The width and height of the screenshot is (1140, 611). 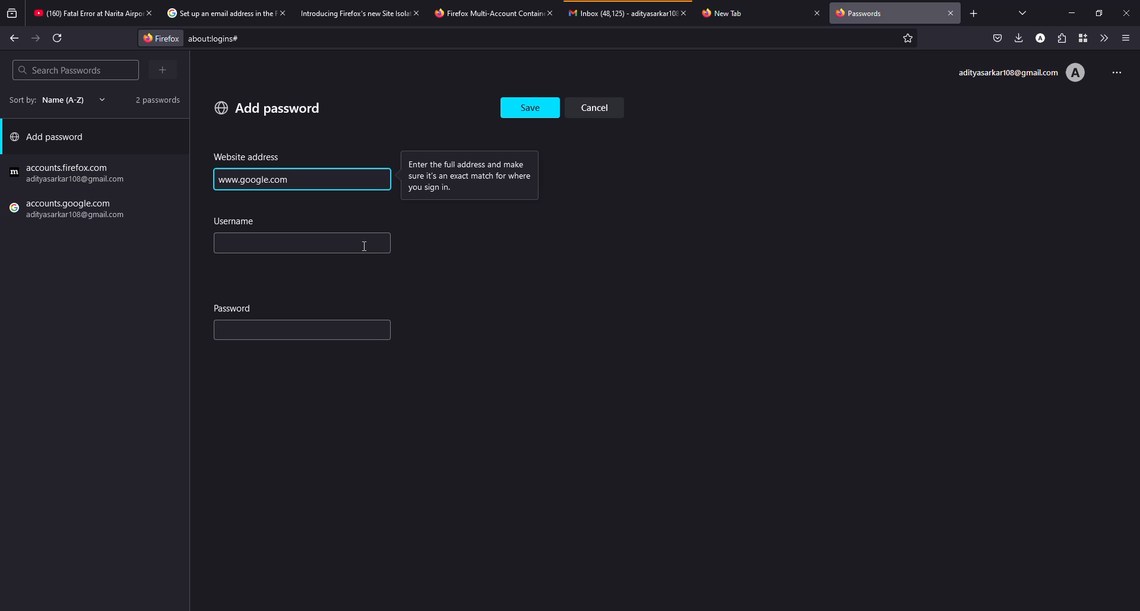 What do you see at coordinates (51, 139) in the screenshot?
I see `add password` at bounding box center [51, 139].